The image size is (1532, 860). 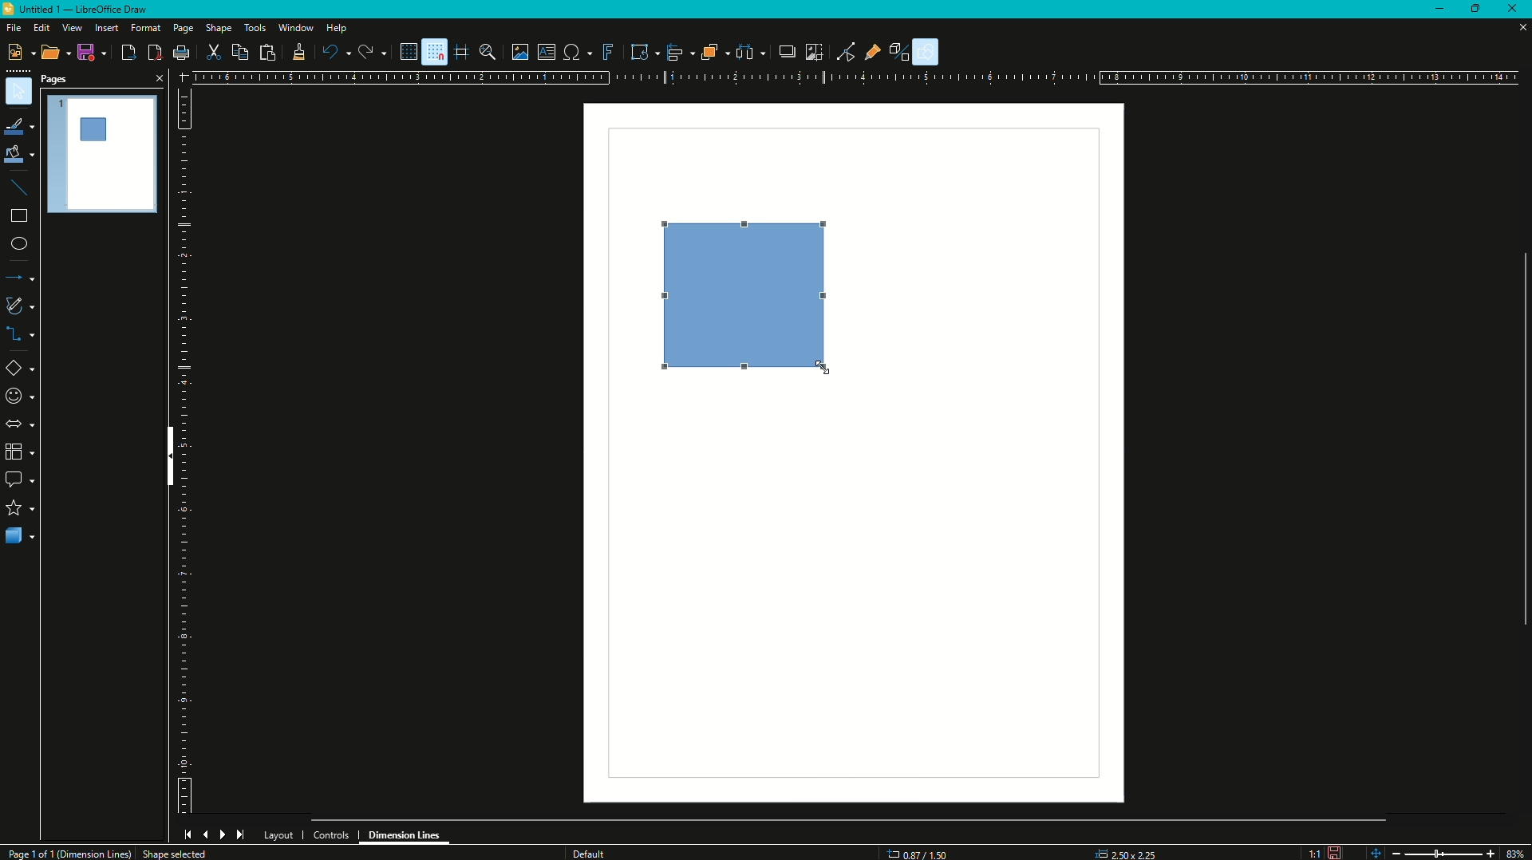 I want to click on Show Gluepoint Function, so click(x=877, y=53).